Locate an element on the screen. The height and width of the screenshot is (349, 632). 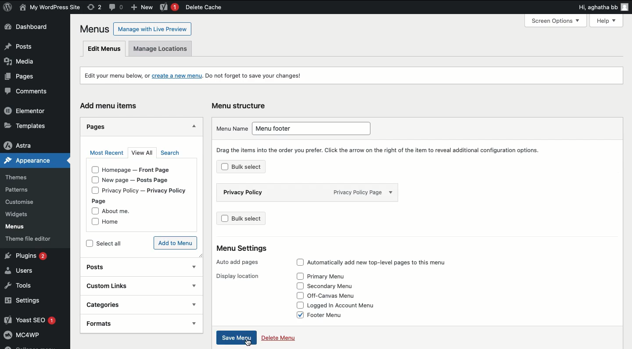
Delete Menu is located at coordinates (286, 336).